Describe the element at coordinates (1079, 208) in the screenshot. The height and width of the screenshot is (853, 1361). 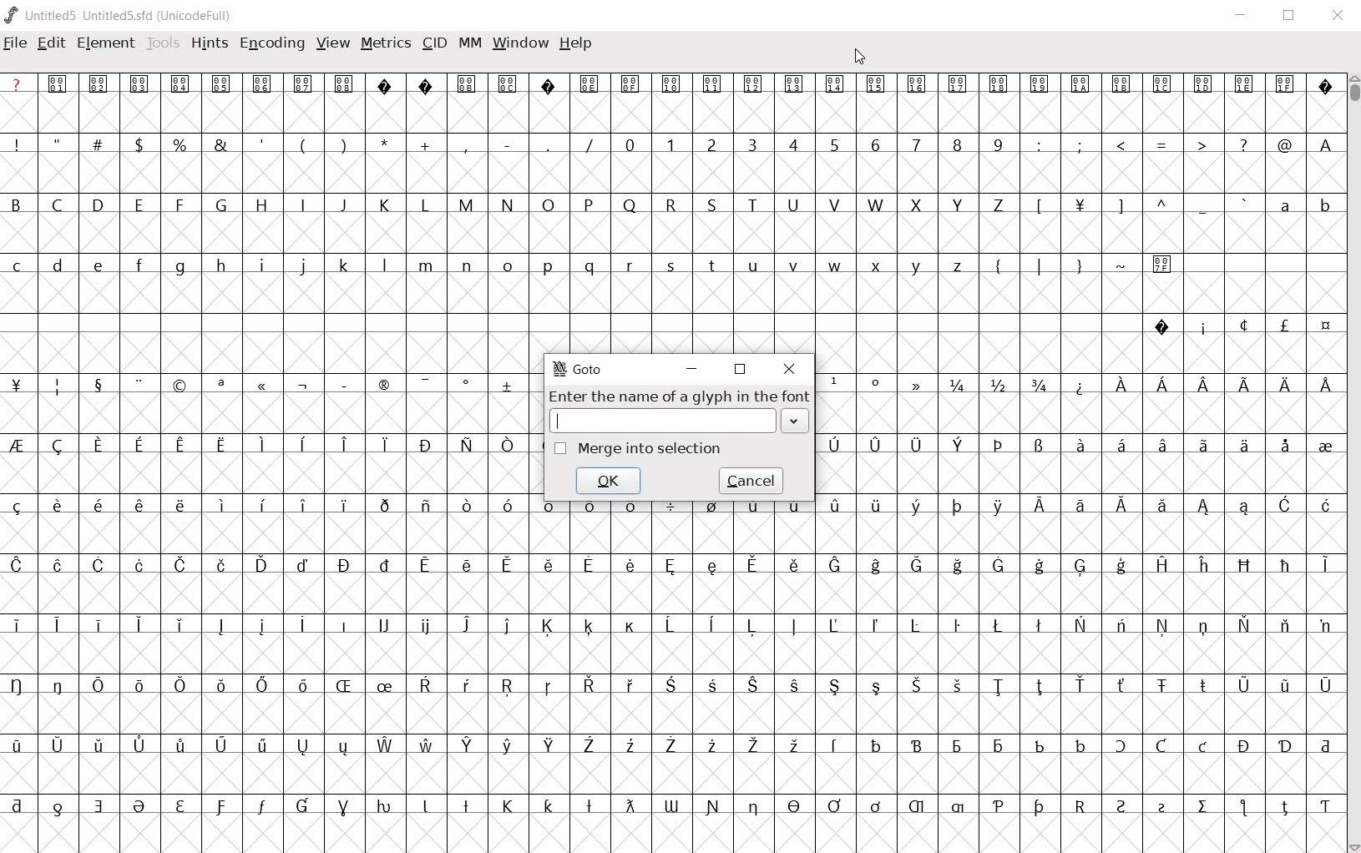
I see `Symbol` at that location.